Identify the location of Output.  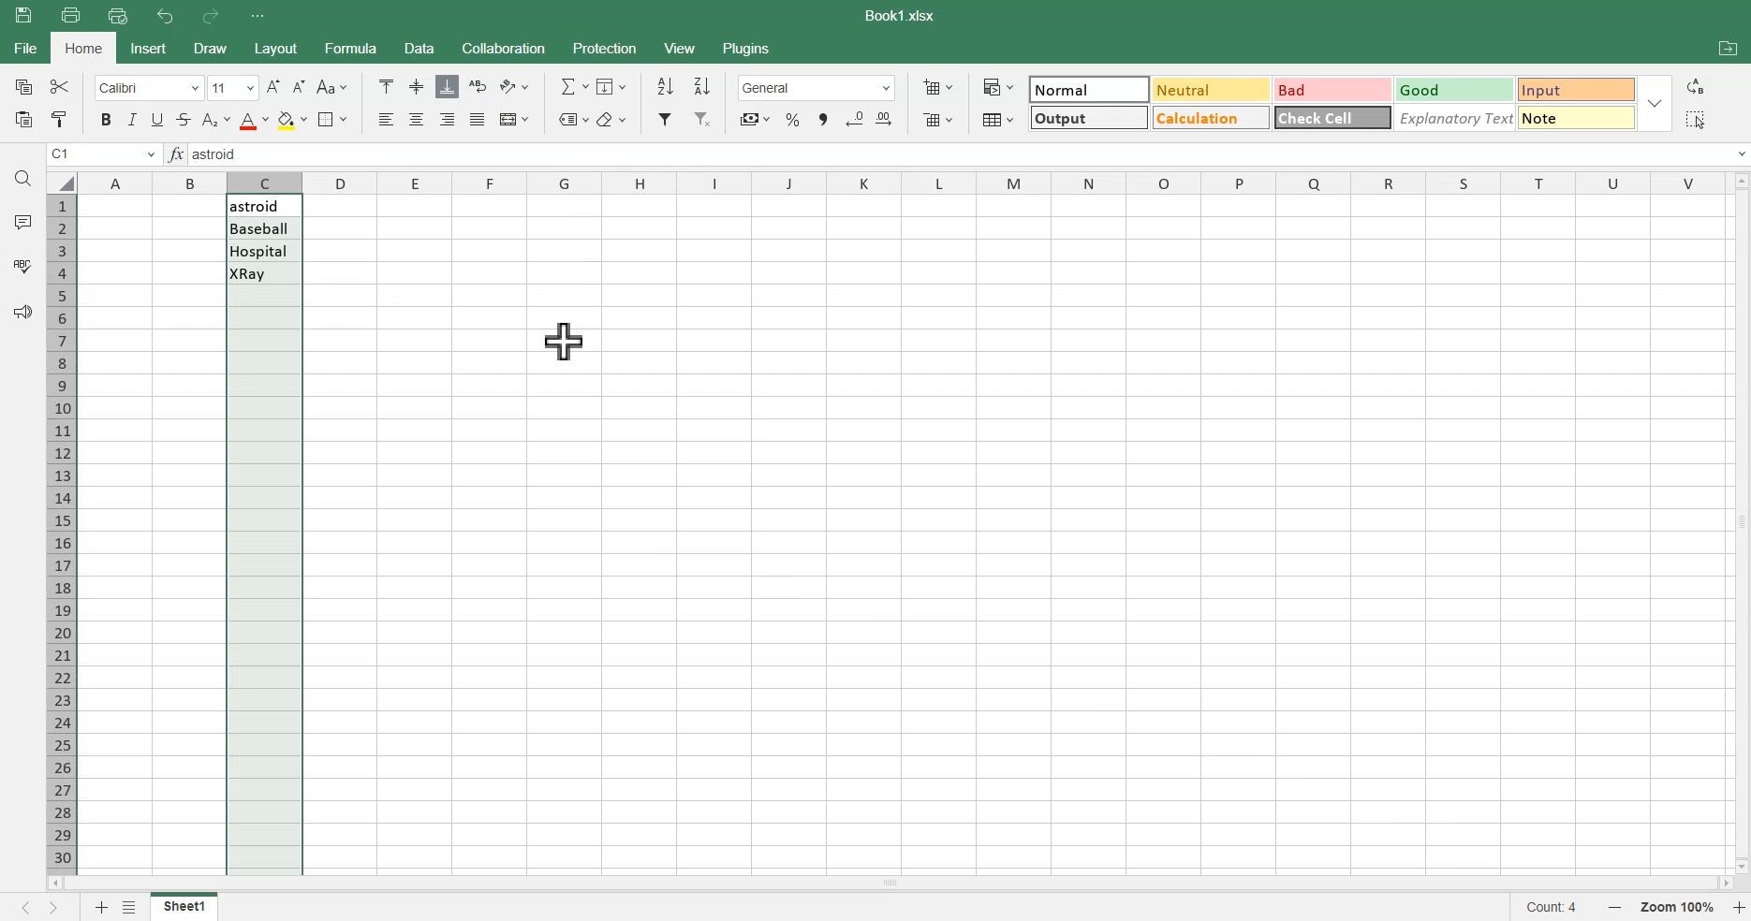
(1086, 116).